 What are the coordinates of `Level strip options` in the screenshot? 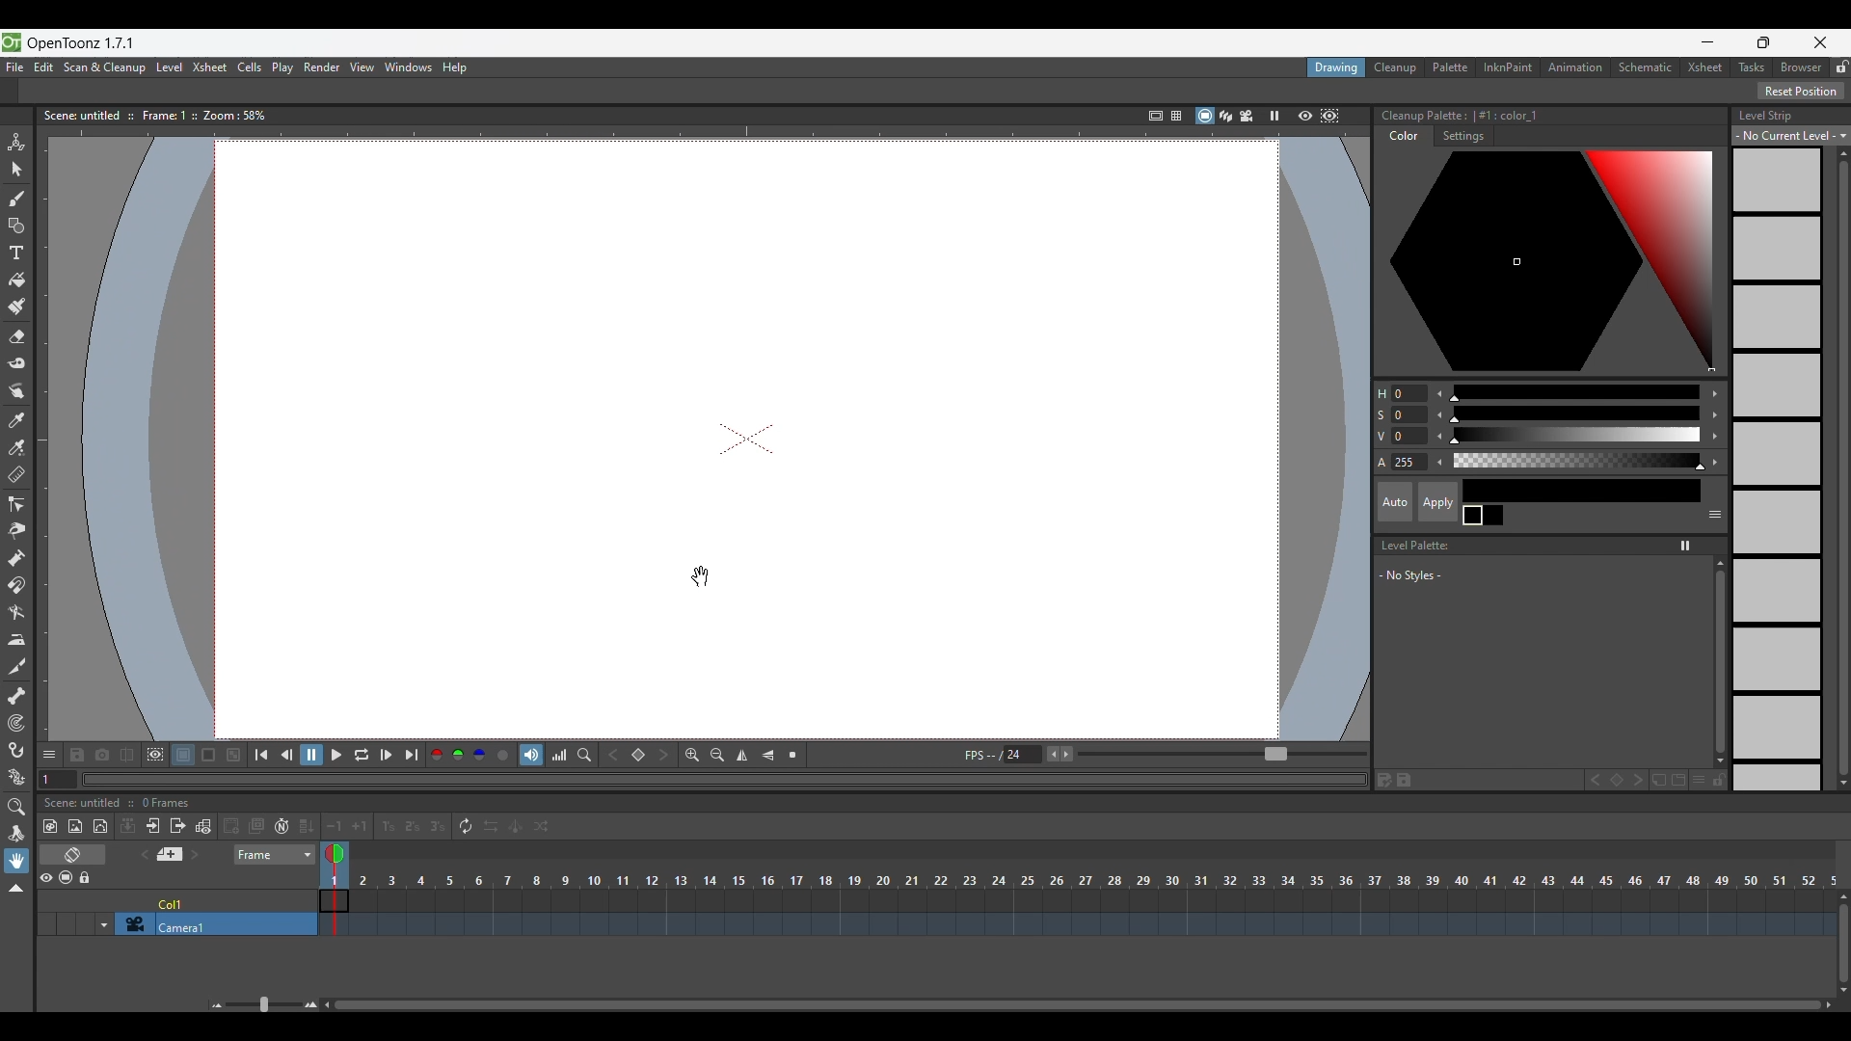 It's located at (1791, 135).